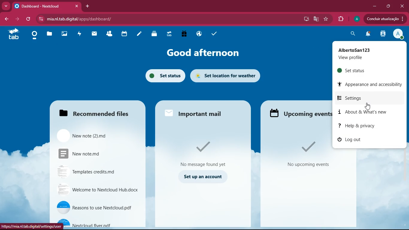  What do you see at coordinates (198, 33) in the screenshot?
I see `public` at bounding box center [198, 33].